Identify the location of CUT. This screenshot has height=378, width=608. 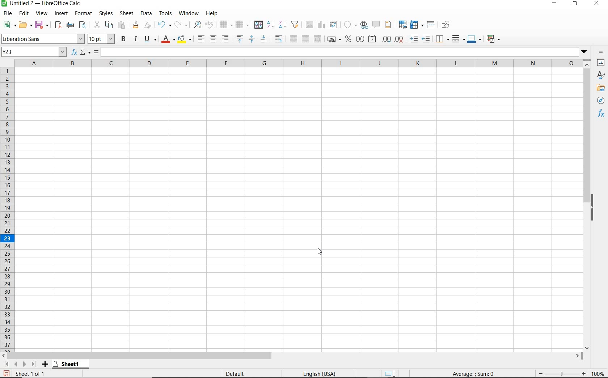
(96, 24).